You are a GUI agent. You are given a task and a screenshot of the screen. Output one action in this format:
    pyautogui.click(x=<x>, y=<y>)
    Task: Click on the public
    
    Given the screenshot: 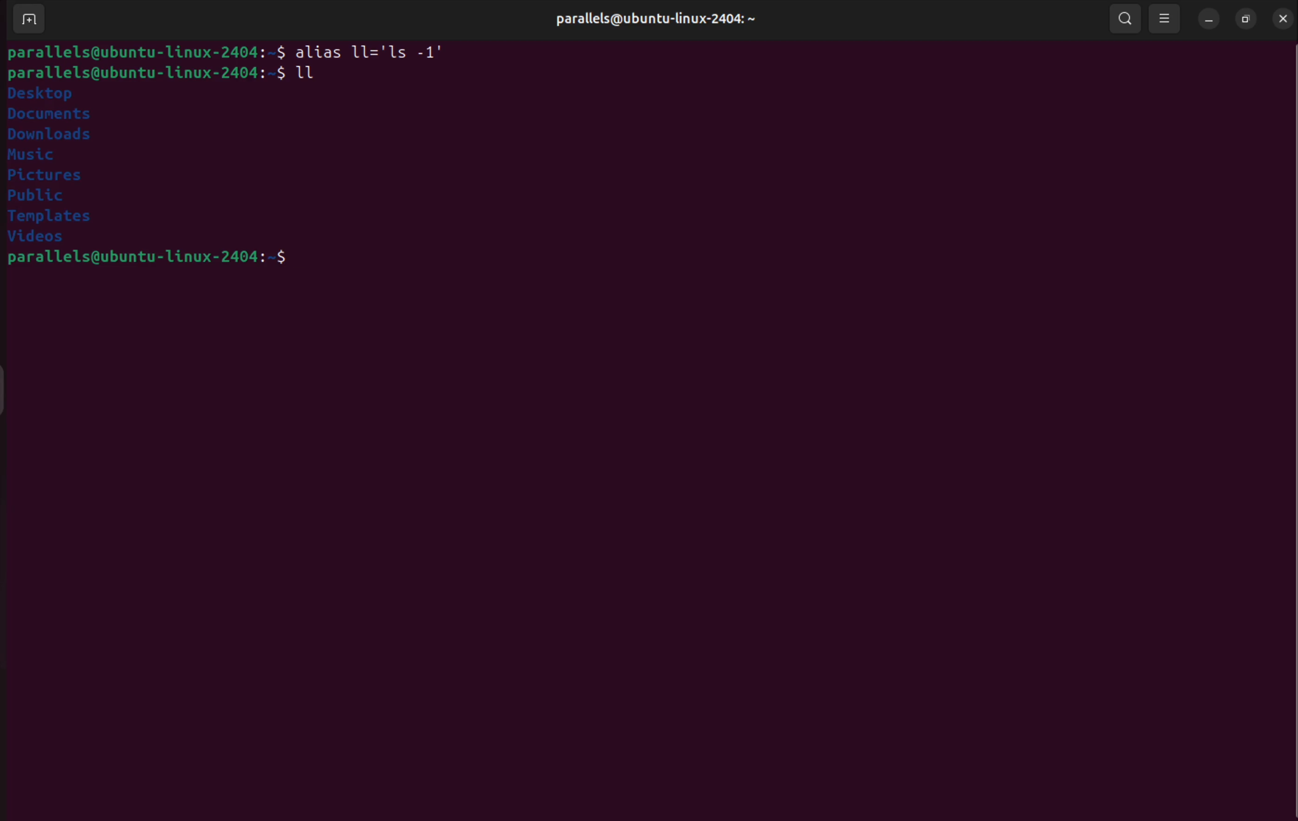 What is the action you would take?
    pyautogui.click(x=53, y=196)
    